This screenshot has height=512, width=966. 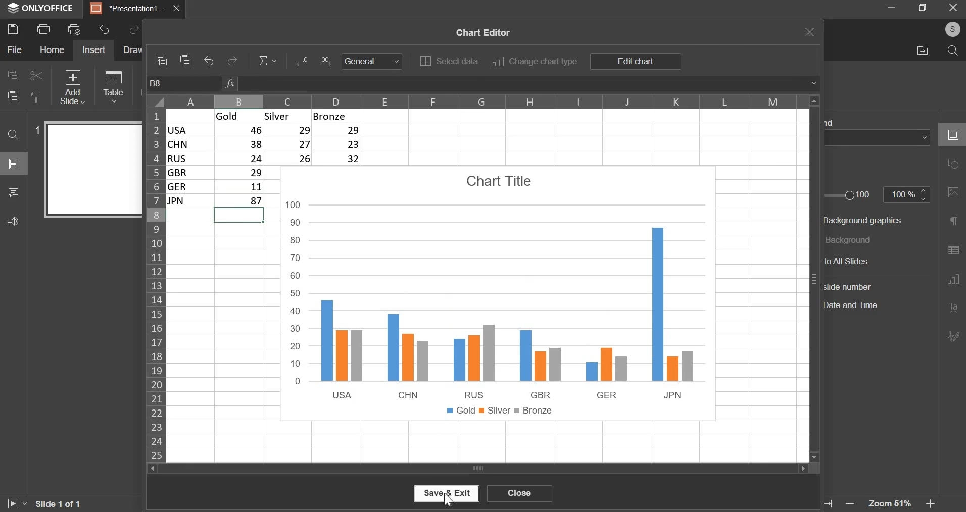 I want to click on print, so click(x=43, y=29).